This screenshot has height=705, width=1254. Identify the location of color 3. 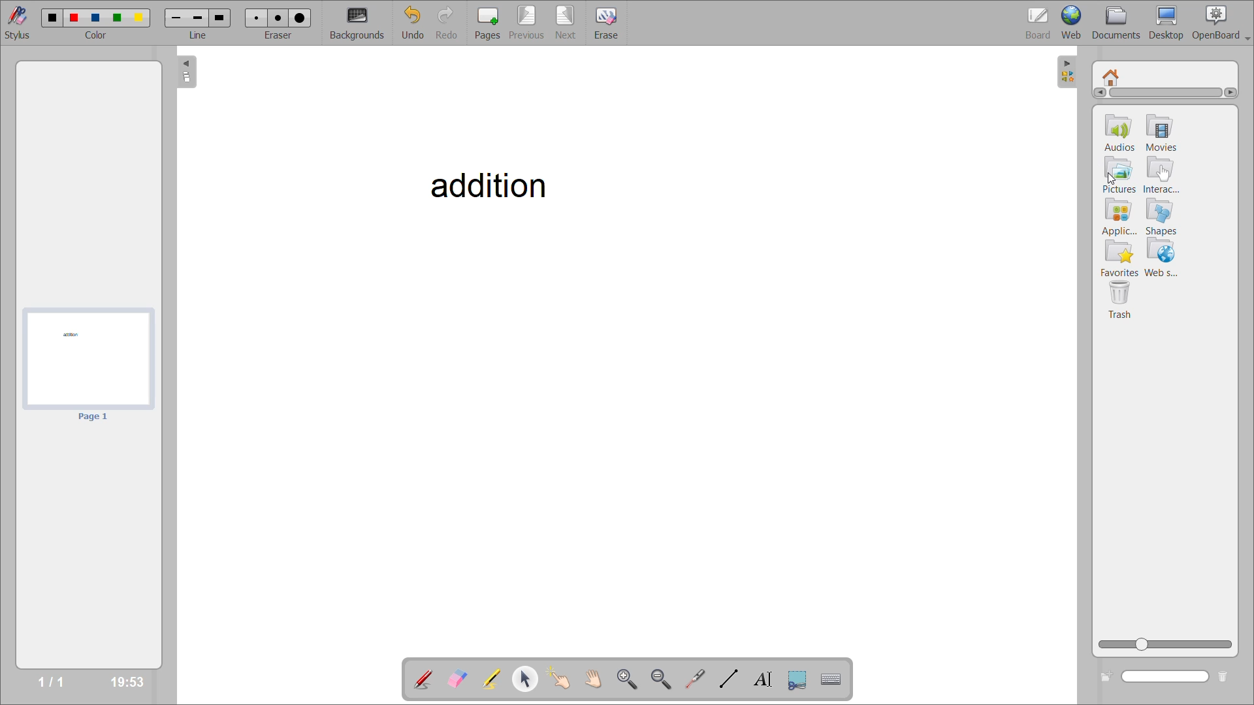
(94, 17).